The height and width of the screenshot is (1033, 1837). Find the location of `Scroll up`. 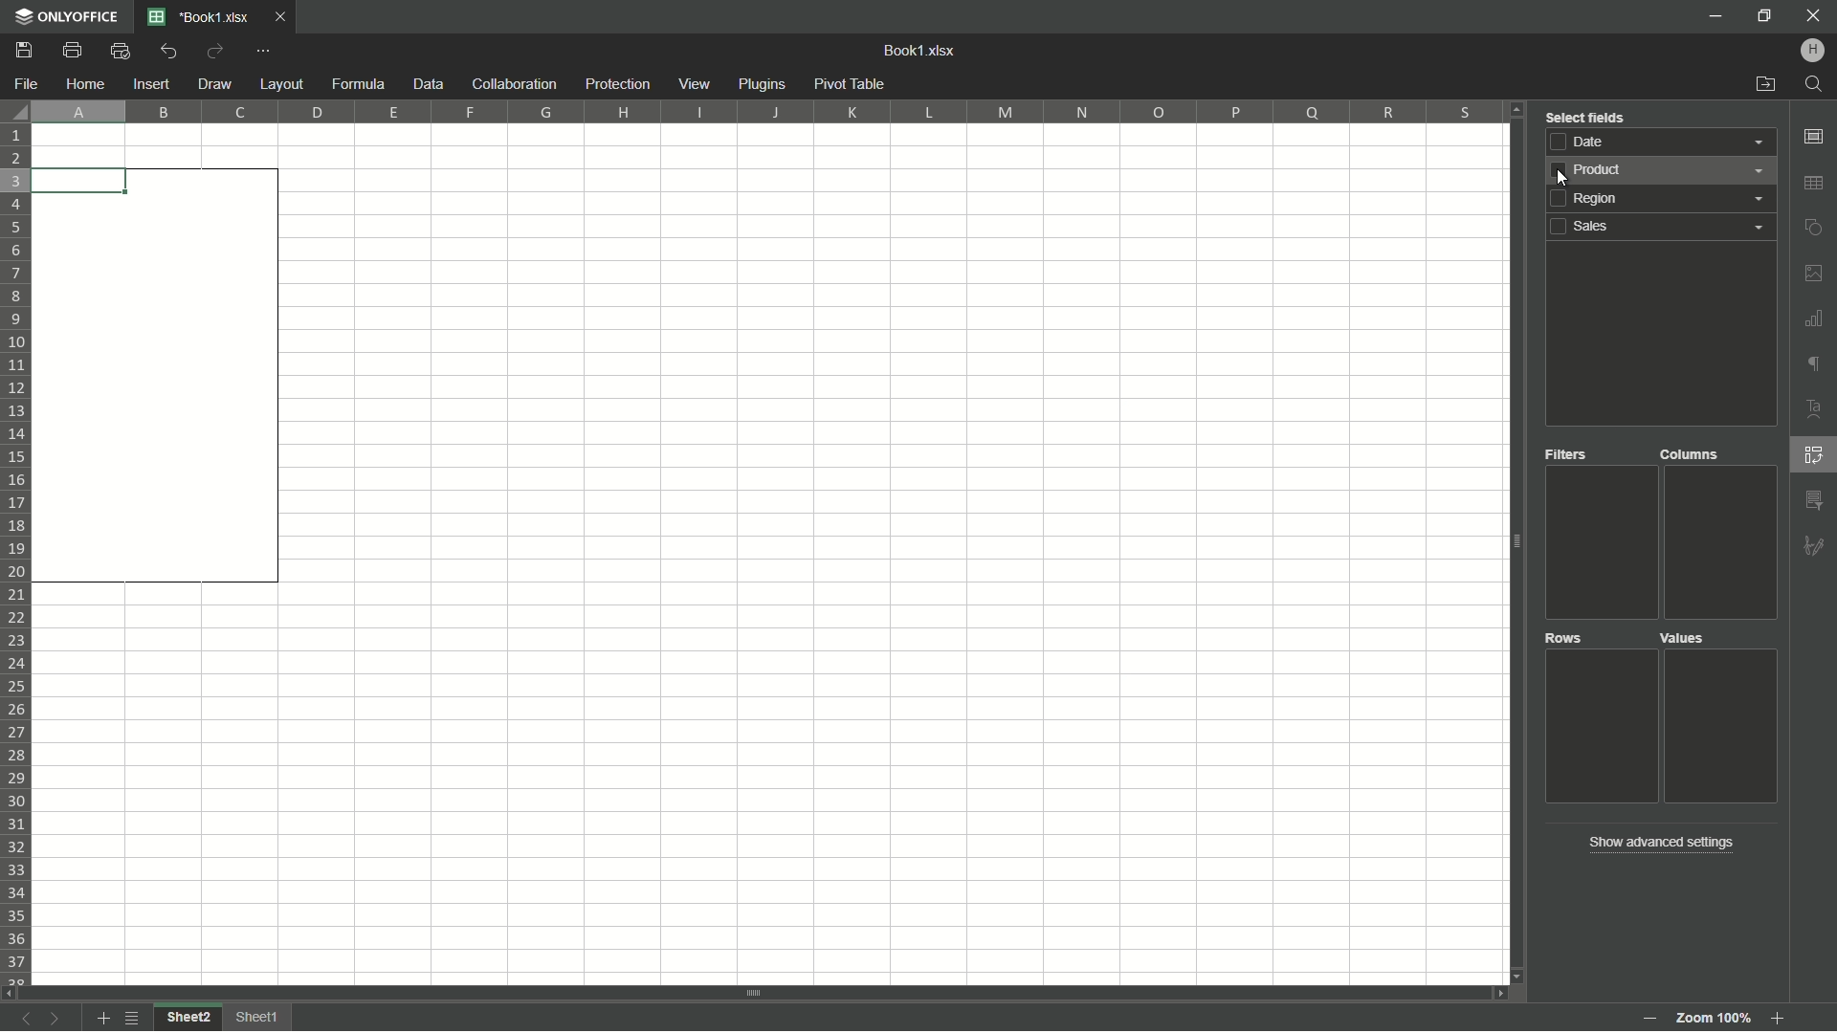

Scroll up is located at coordinates (1518, 111).